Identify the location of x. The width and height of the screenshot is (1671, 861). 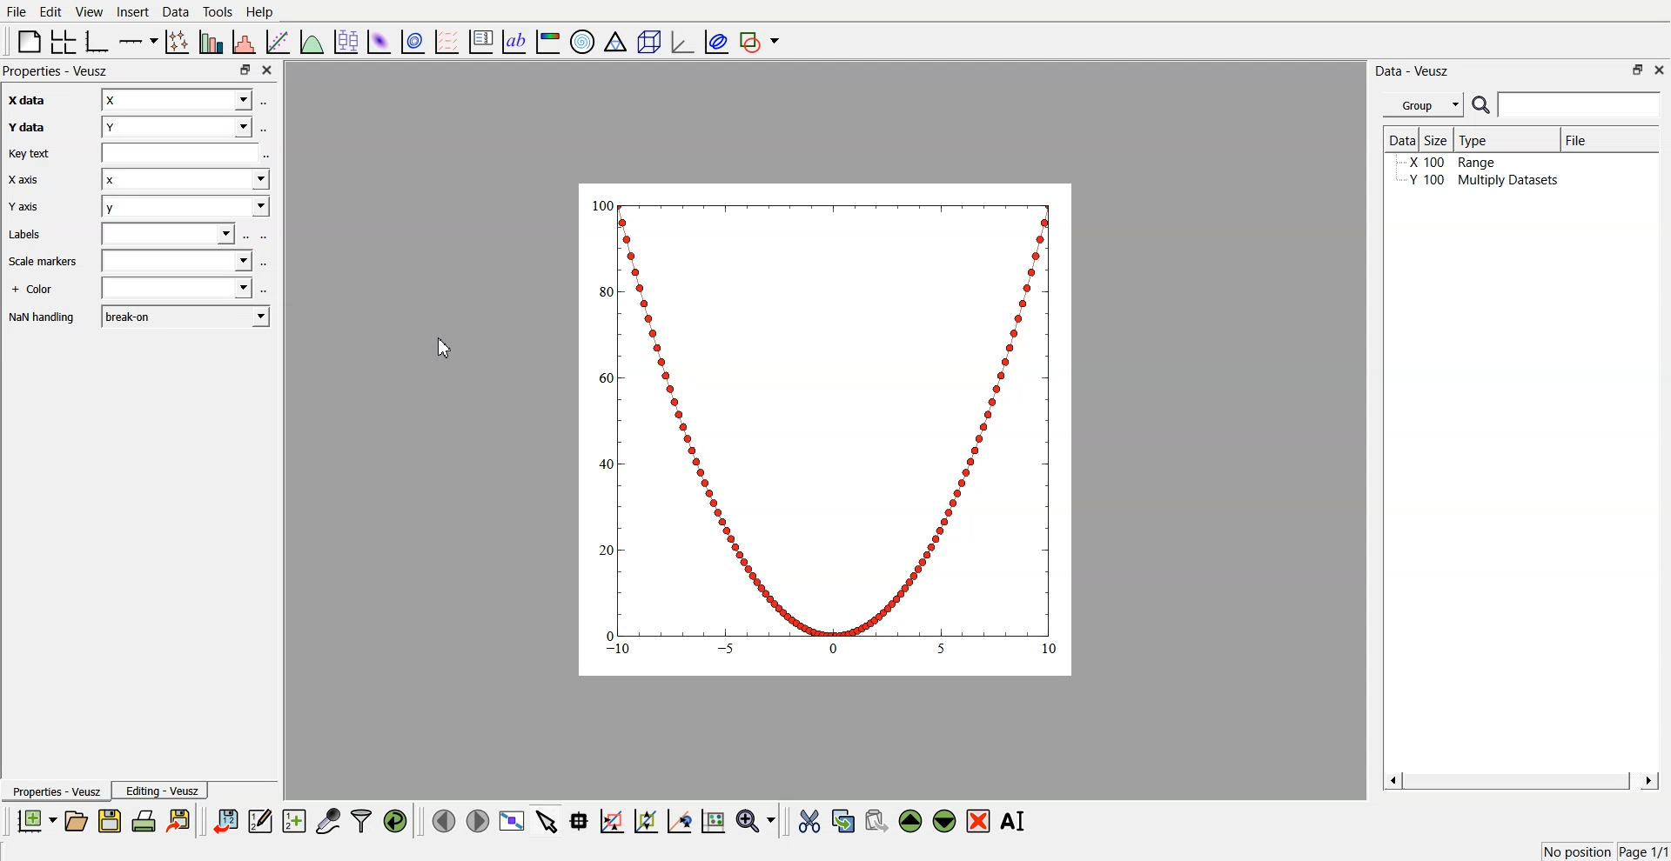
(175, 100).